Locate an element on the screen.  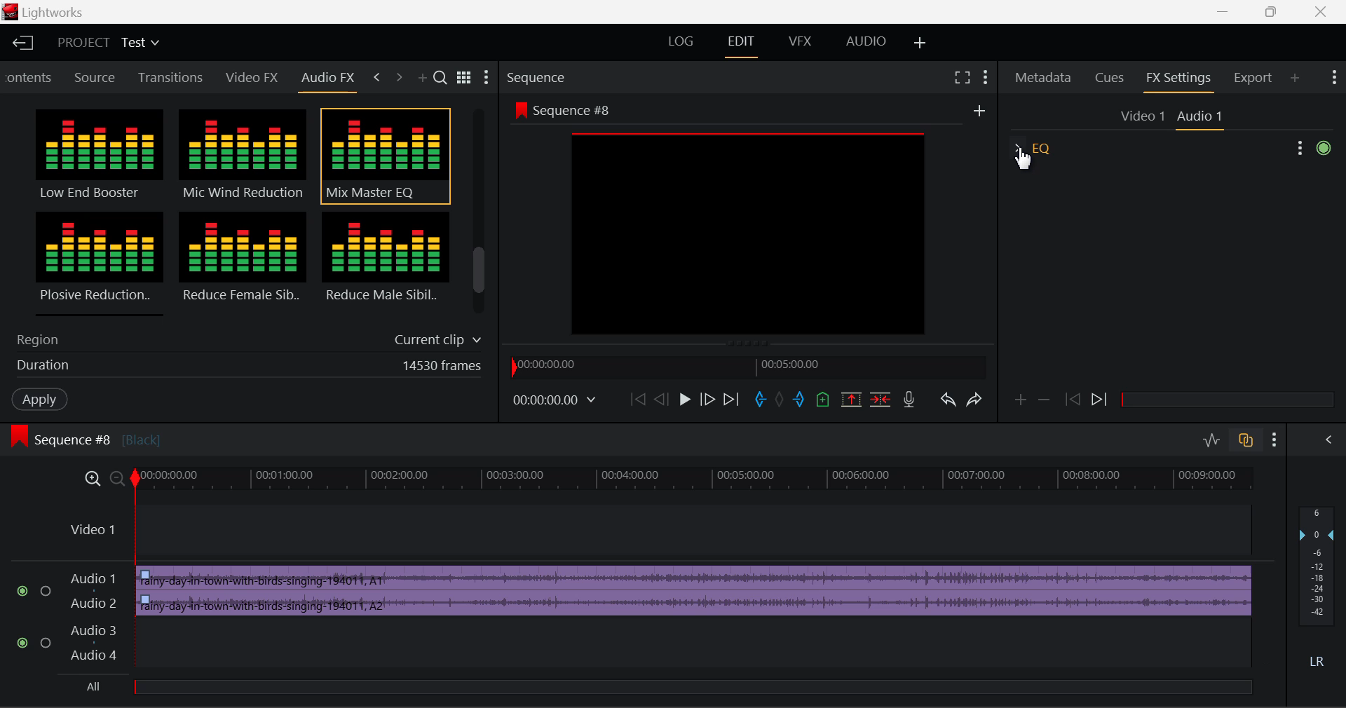
Reduce Male Sibilance is located at coordinates (384, 262).